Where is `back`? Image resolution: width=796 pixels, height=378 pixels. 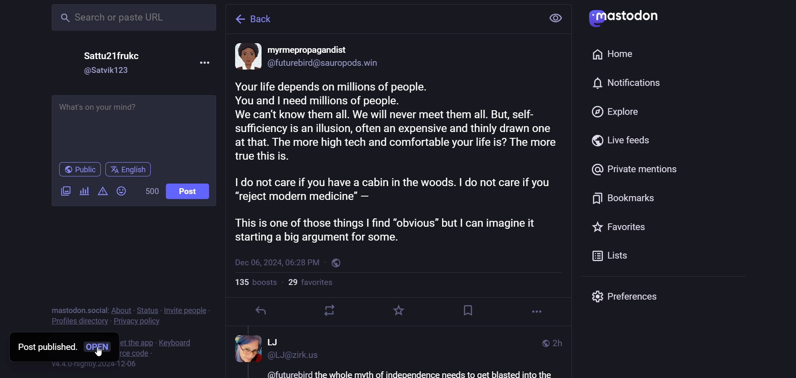 back is located at coordinates (257, 18).